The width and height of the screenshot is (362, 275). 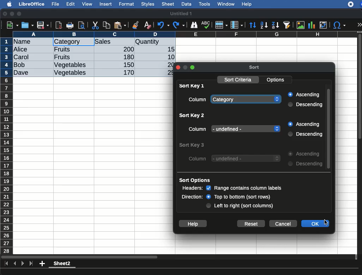 What do you see at coordinates (301, 25) in the screenshot?
I see `image` at bounding box center [301, 25].